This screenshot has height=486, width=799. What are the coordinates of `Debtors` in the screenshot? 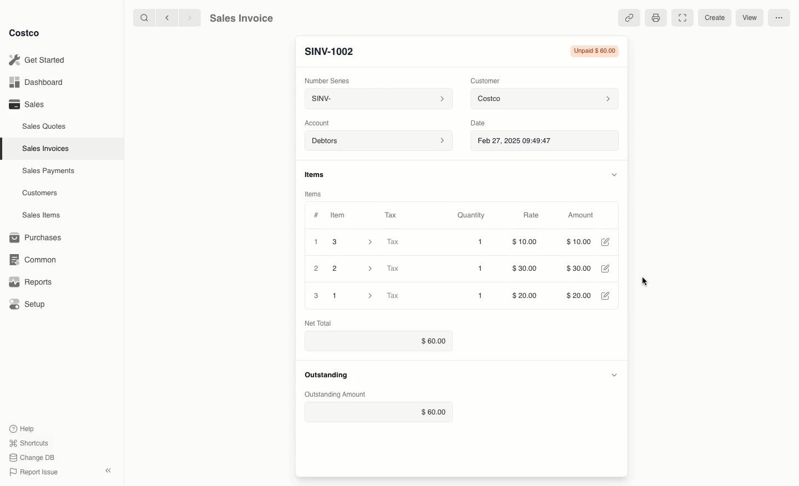 It's located at (378, 141).